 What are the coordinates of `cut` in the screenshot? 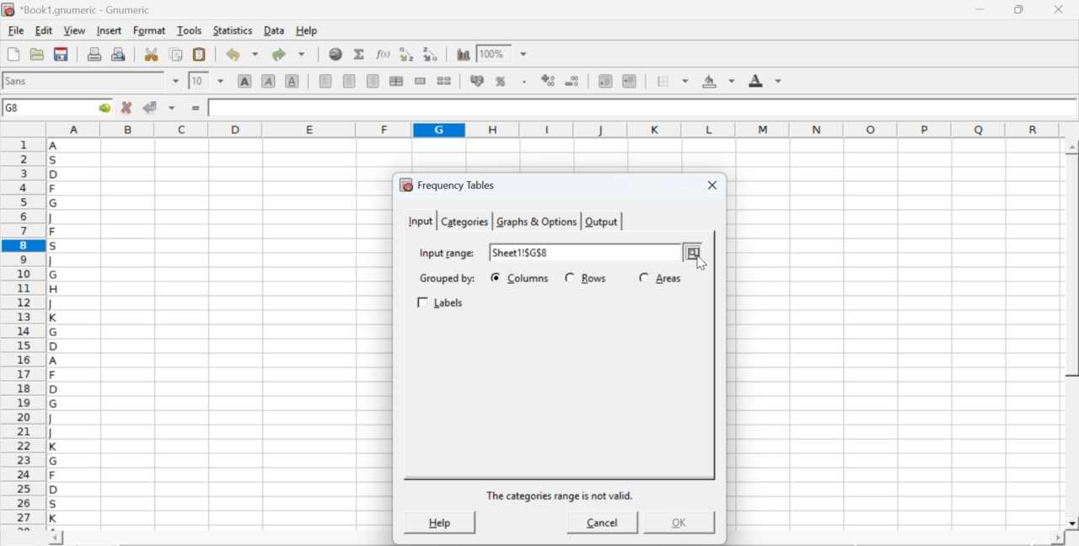 It's located at (151, 54).